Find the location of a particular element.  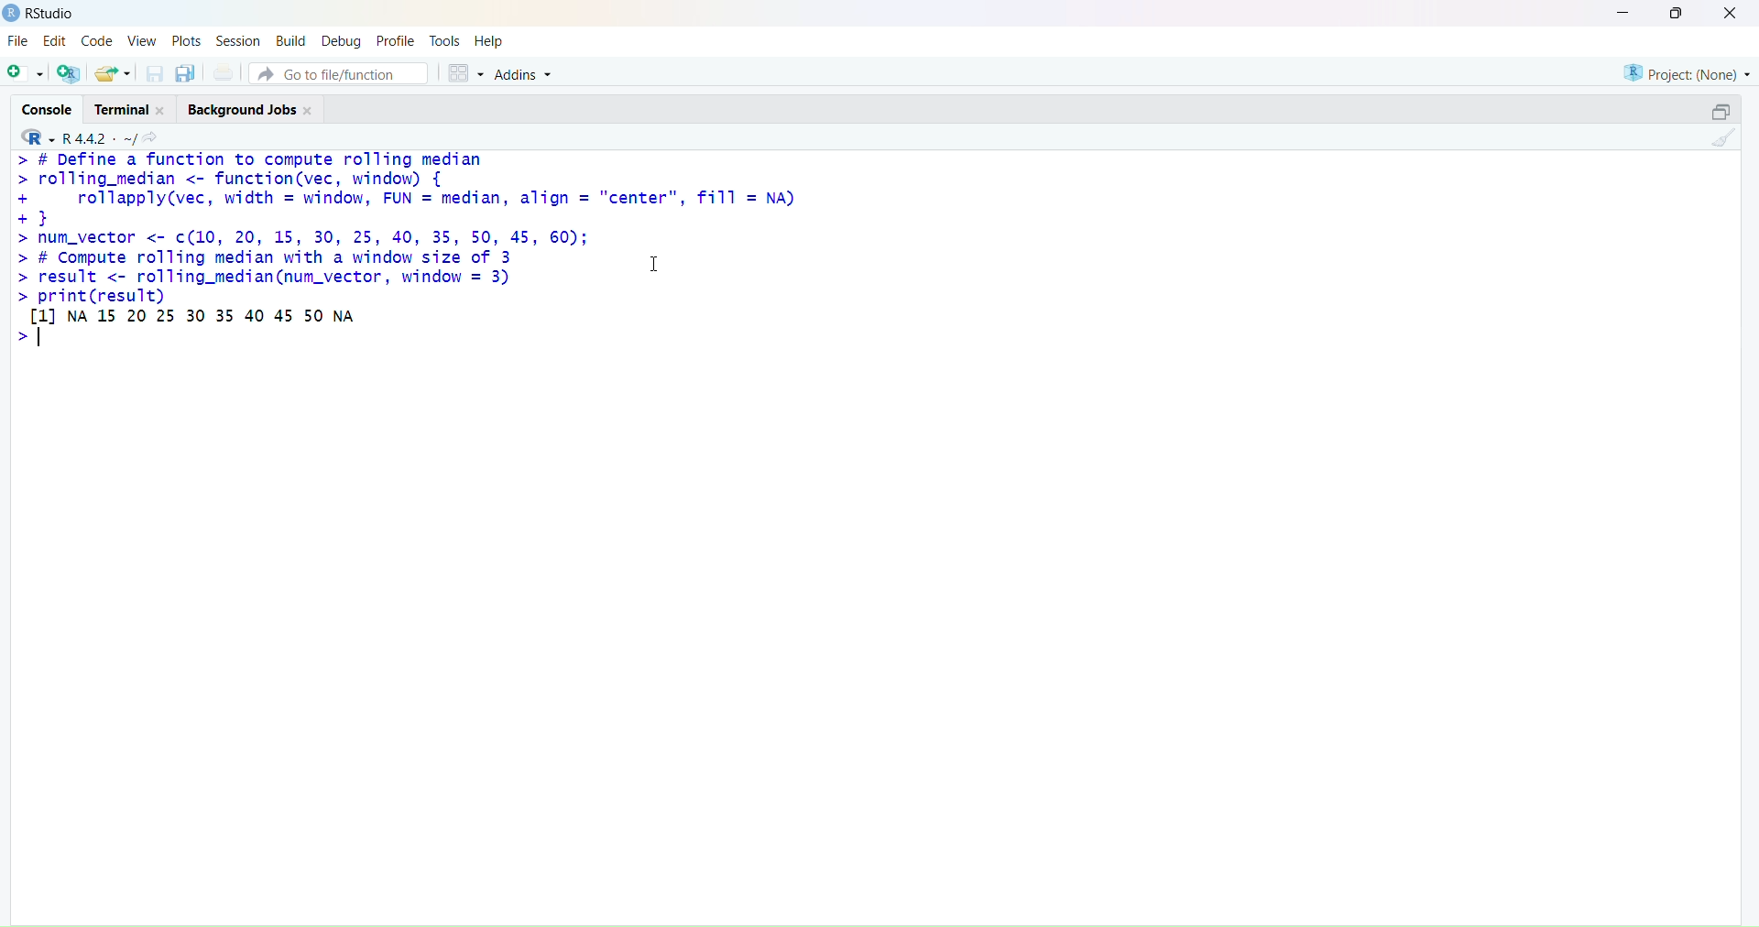

background jobs is located at coordinates (242, 112).